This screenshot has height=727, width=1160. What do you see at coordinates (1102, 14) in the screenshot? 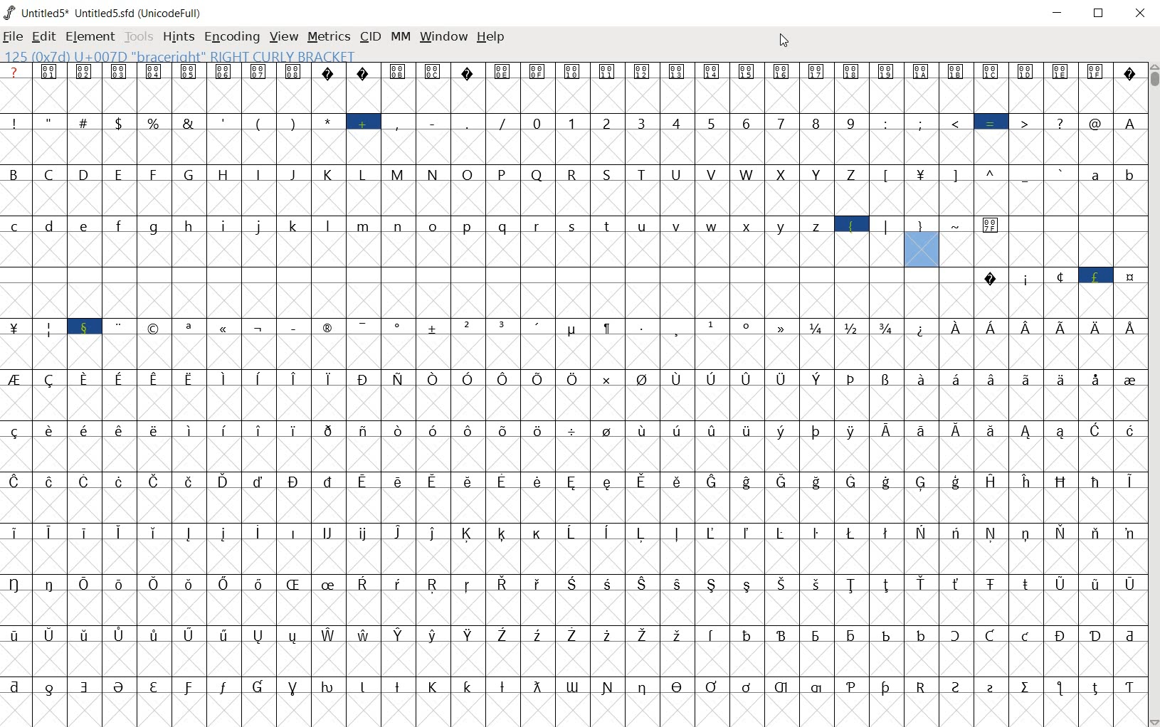
I see `RESTORE DOWN` at bounding box center [1102, 14].